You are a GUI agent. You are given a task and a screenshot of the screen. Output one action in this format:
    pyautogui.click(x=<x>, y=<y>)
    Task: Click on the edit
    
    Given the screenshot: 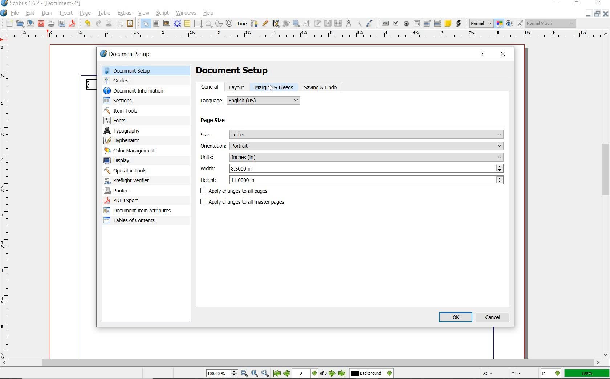 What is the action you would take?
    pyautogui.click(x=30, y=13)
    